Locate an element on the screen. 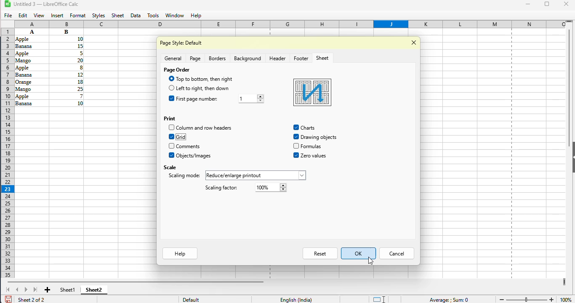 Image resolution: width=575 pixels, height=303 pixels. sheet 2 of 2 is located at coordinates (31, 299).